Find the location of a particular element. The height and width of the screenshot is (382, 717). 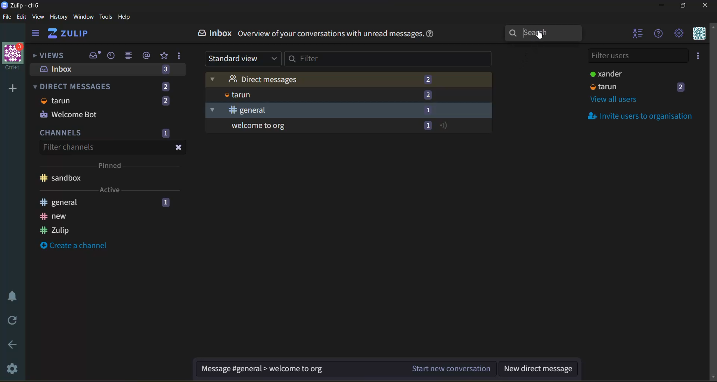

ZULIP is located at coordinates (69, 33).